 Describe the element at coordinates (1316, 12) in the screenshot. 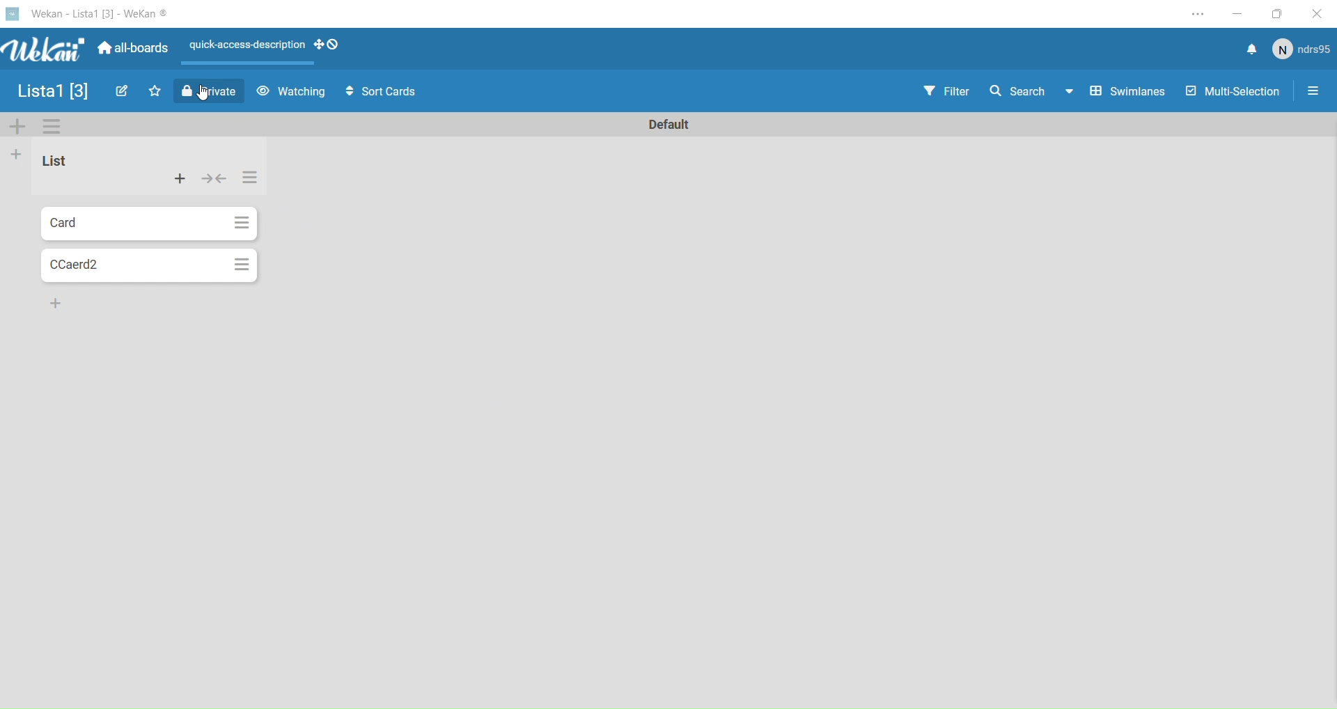

I see `Close` at that location.